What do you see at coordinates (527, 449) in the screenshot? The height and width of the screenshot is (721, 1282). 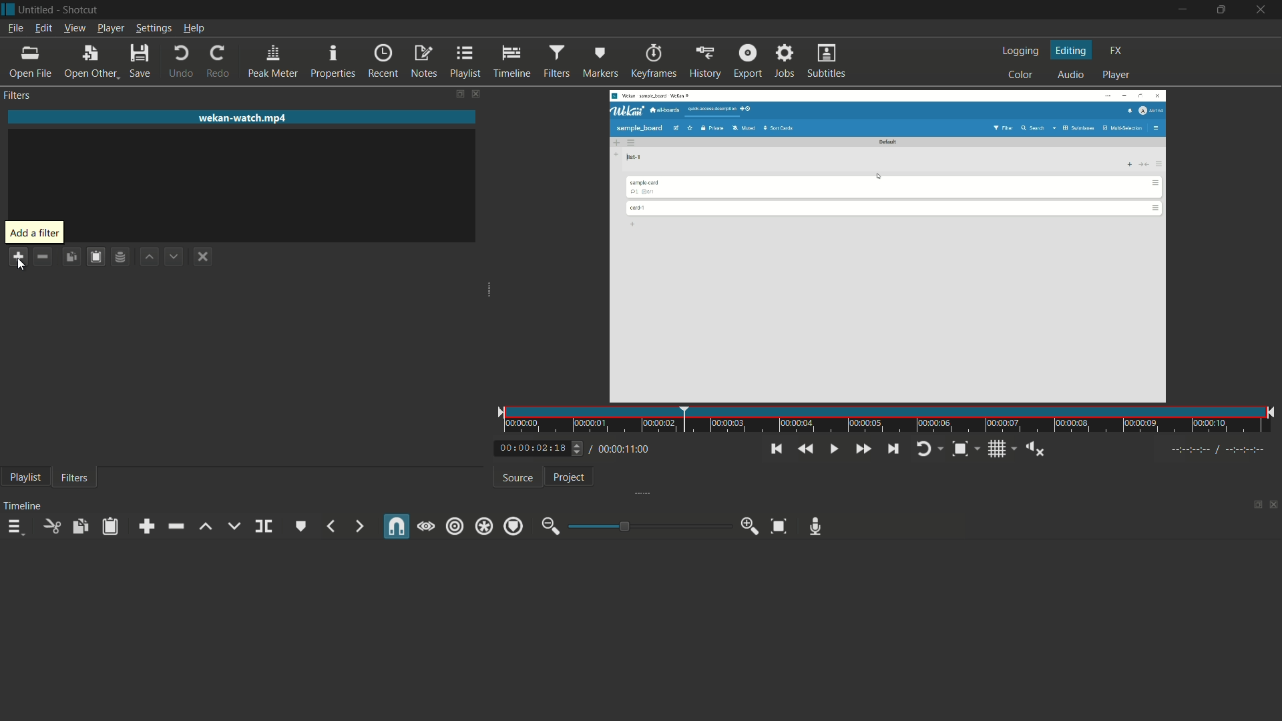 I see `current time` at bounding box center [527, 449].